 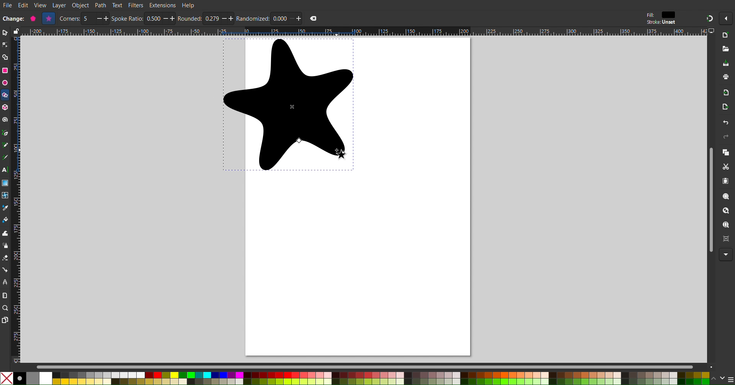 I want to click on 3D Box Tool, so click(x=5, y=107).